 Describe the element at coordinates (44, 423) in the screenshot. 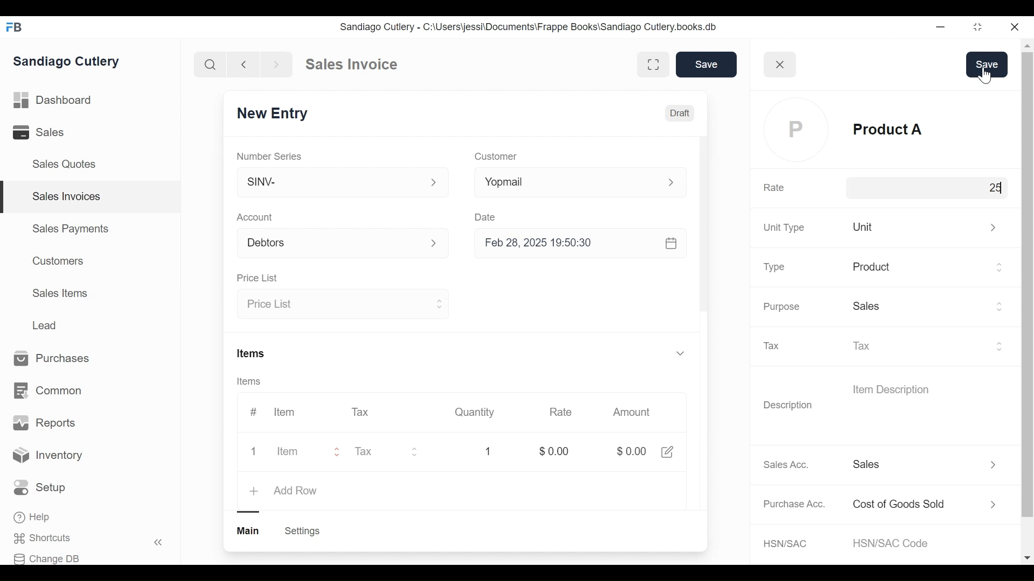

I see `Reports` at that location.